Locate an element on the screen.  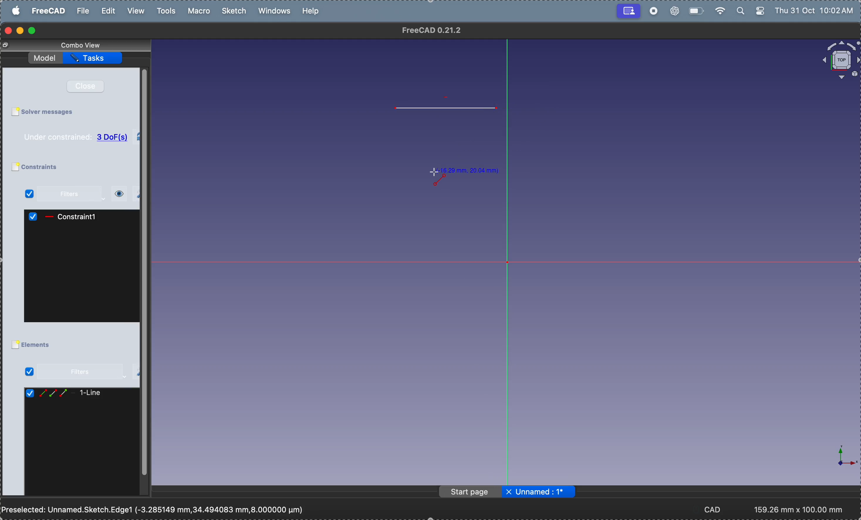
task is located at coordinates (94, 58).